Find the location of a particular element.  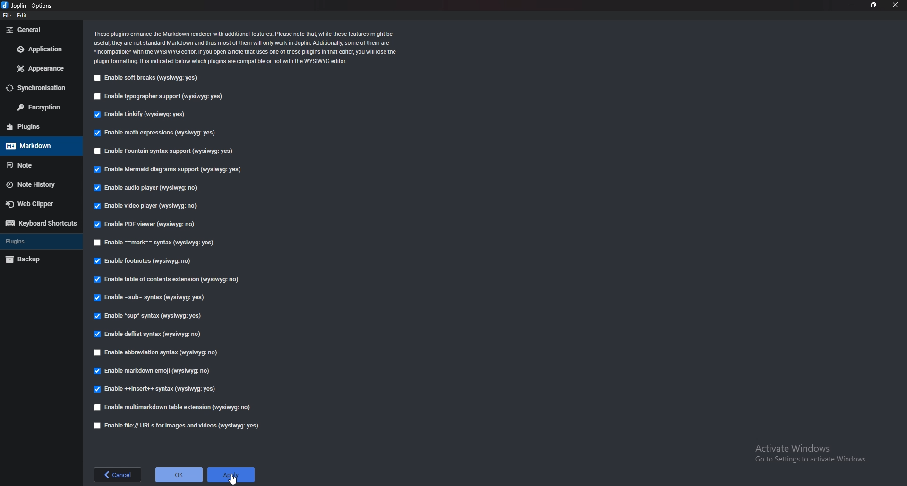

Keyboard shortcuts is located at coordinates (39, 224).